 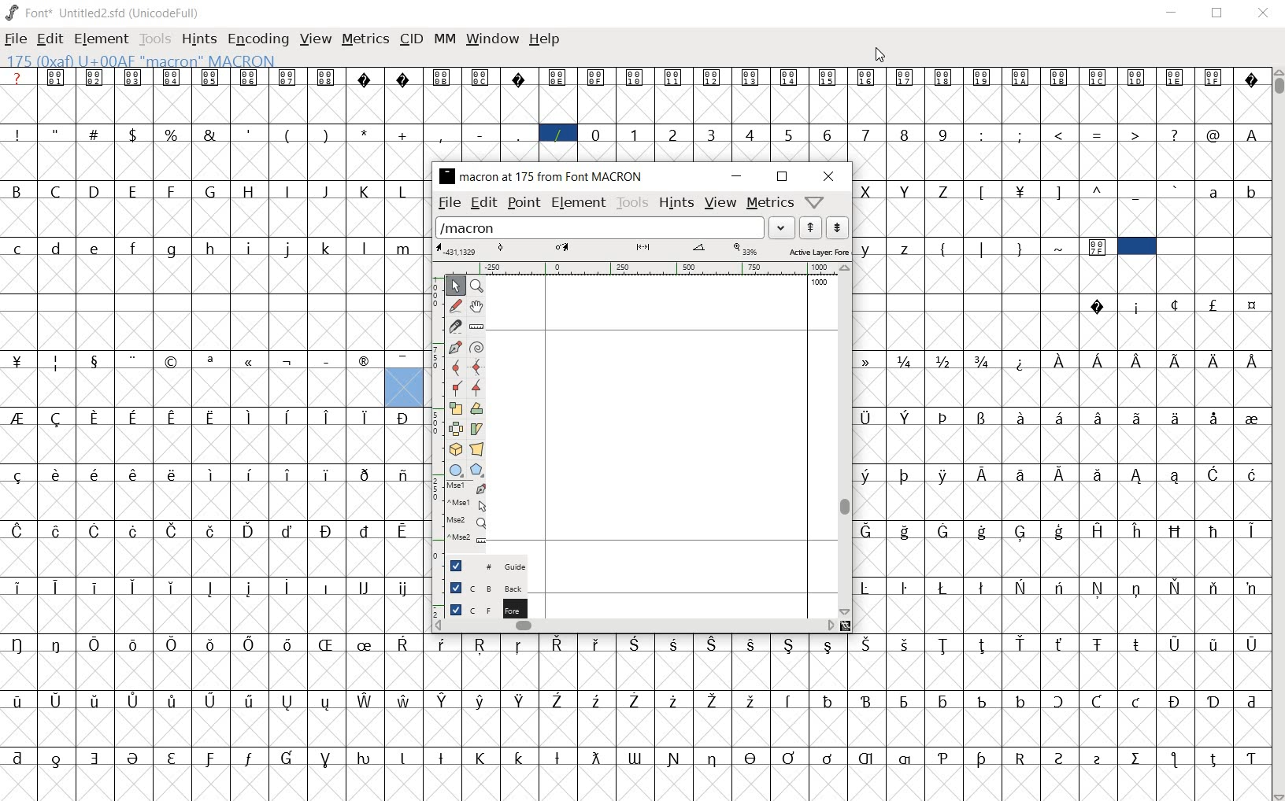 I want to click on Symbol, so click(x=175, y=644).